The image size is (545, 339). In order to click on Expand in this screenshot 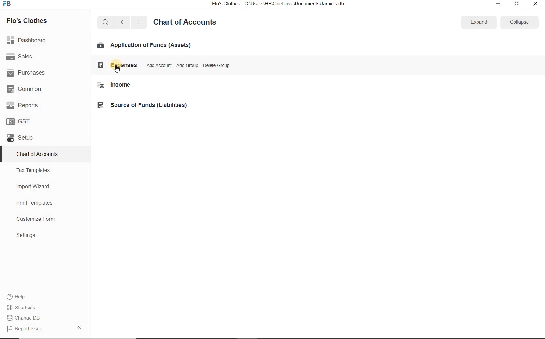, I will do `click(479, 22)`.